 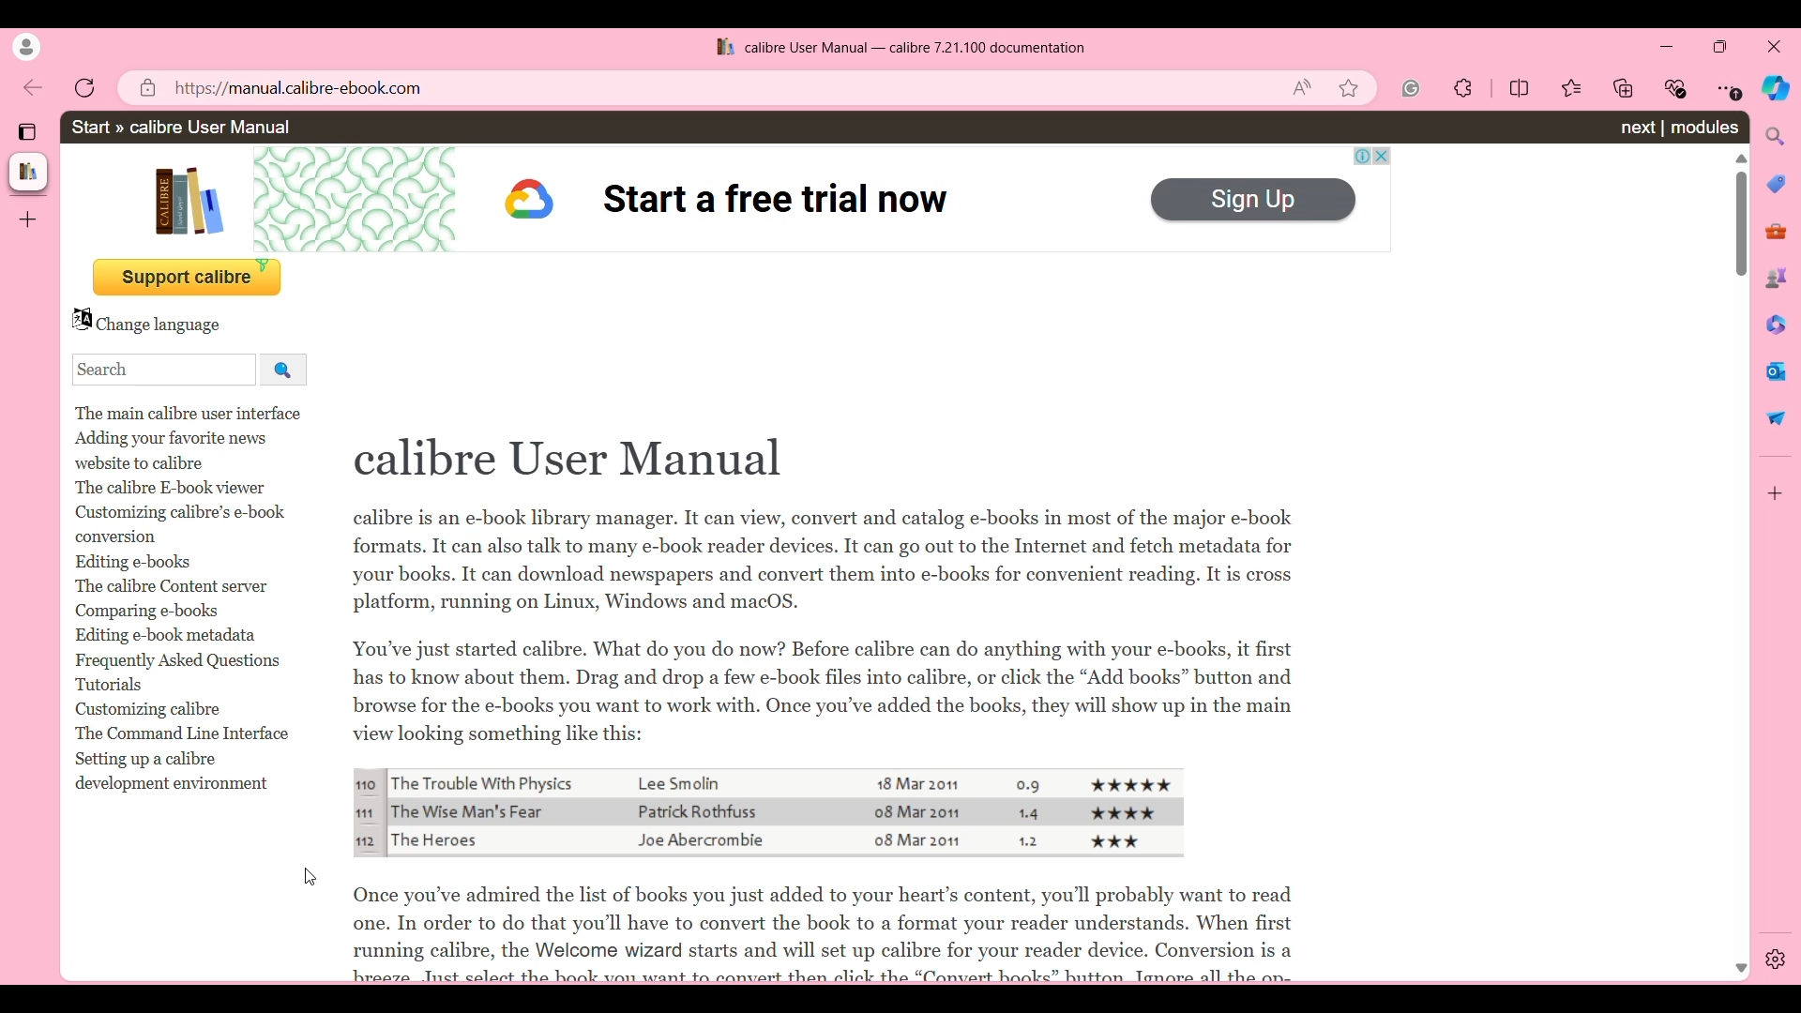 What do you see at coordinates (1777, 960) in the screenshot?
I see `Browser Settings` at bounding box center [1777, 960].